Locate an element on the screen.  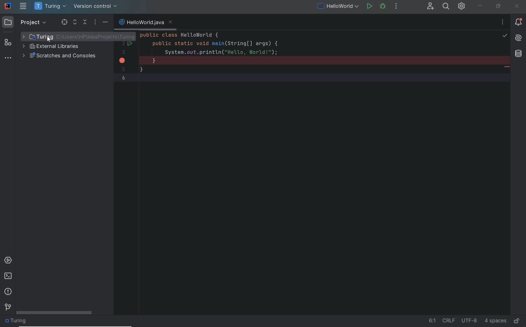
highlight all problems is located at coordinates (505, 36).